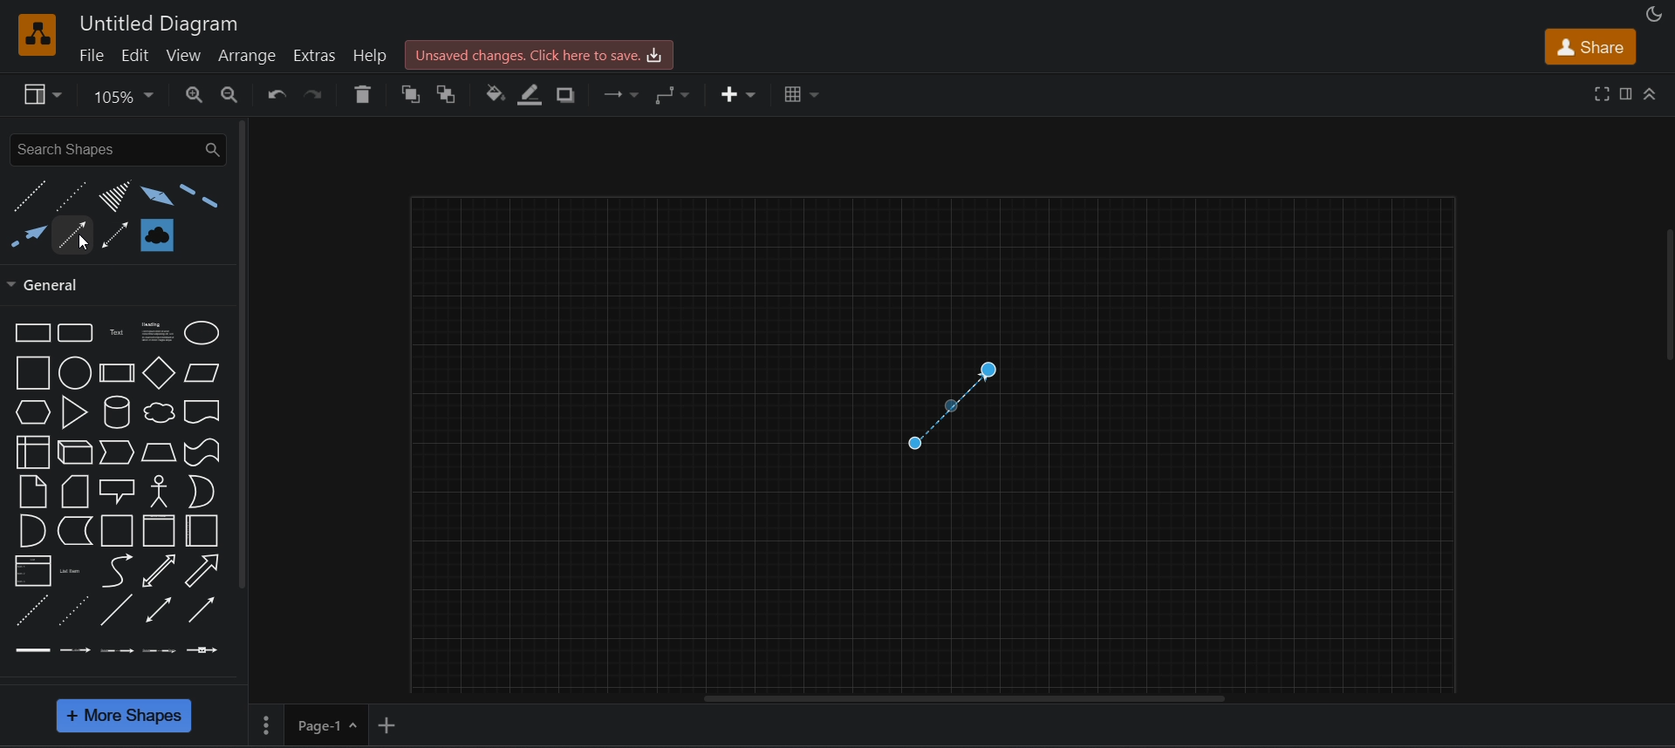 The image size is (1675, 748). What do you see at coordinates (309, 723) in the screenshot?
I see `page 1` at bounding box center [309, 723].